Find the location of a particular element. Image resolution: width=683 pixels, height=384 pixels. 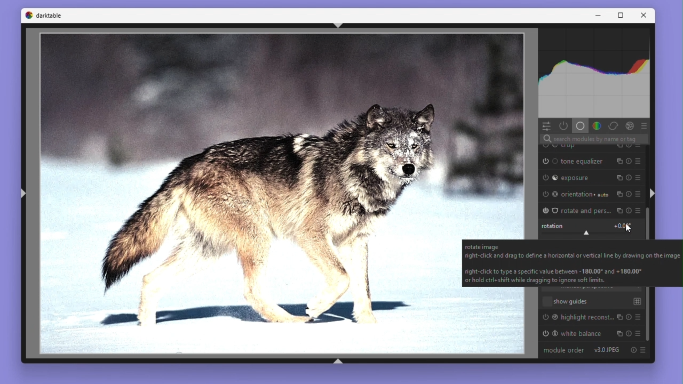

Shift + ctrl + t is located at coordinates (338, 25).